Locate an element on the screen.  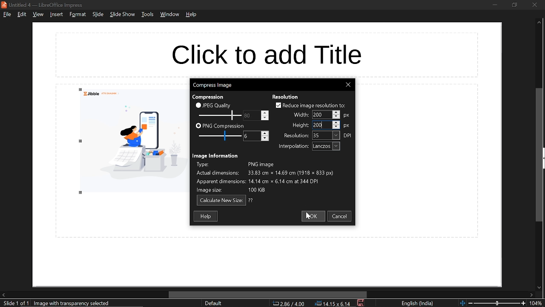
PNG compression scale is located at coordinates (251, 116).